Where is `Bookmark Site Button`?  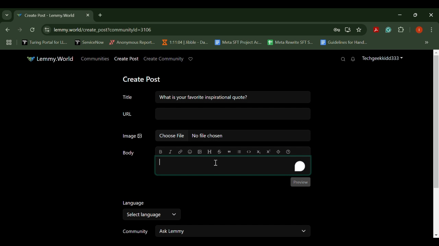
Bookmark Site Button is located at coordinates (359, 30).